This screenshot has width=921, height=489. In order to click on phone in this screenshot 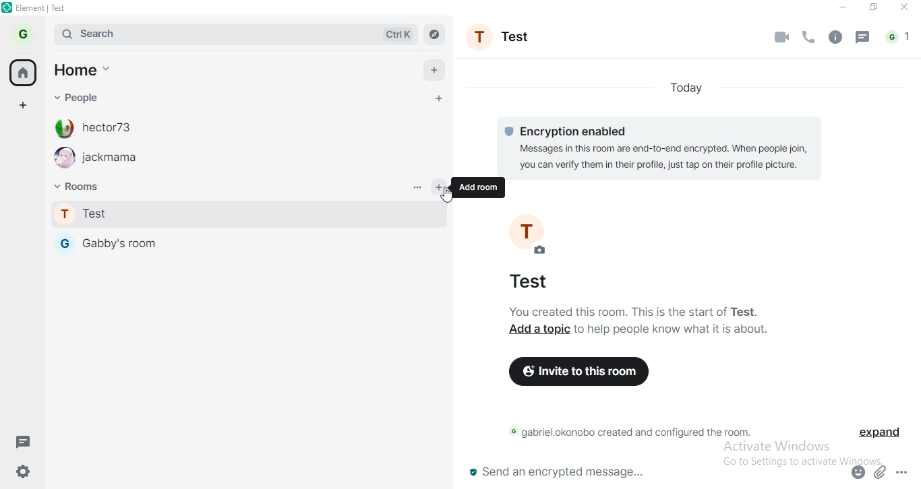, I will do `click(810, 36)`.